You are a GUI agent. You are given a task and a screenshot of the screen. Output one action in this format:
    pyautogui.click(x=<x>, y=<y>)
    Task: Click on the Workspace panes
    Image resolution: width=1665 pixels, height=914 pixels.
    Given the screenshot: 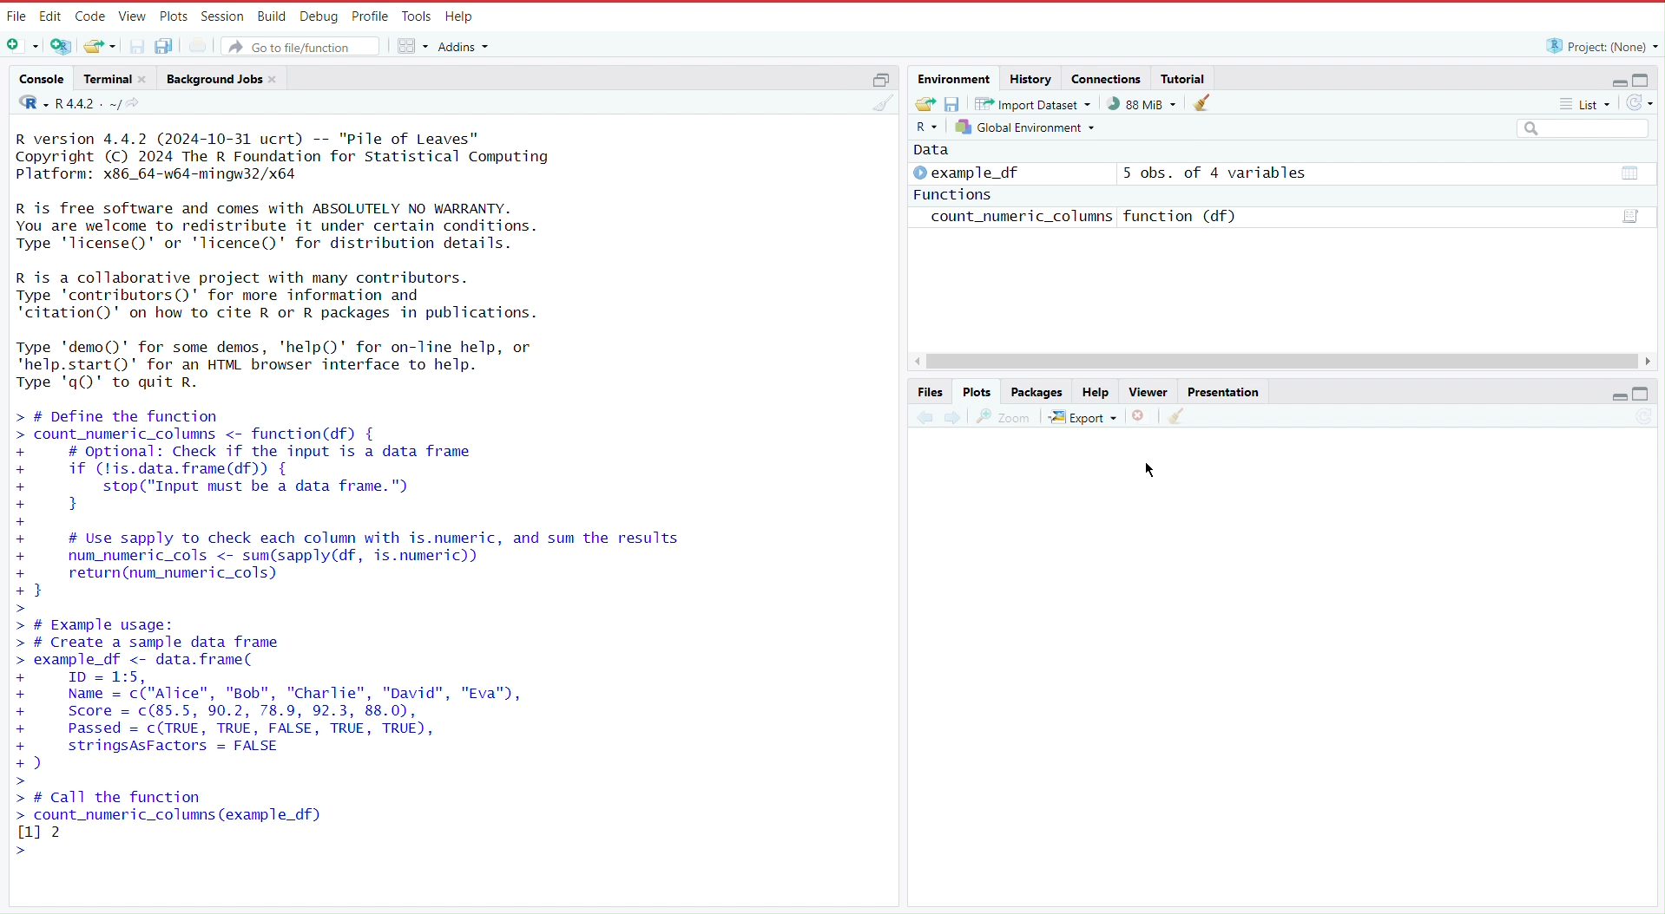 What is the action you would take?
    pyautogui.click(x=411, y=44)
    